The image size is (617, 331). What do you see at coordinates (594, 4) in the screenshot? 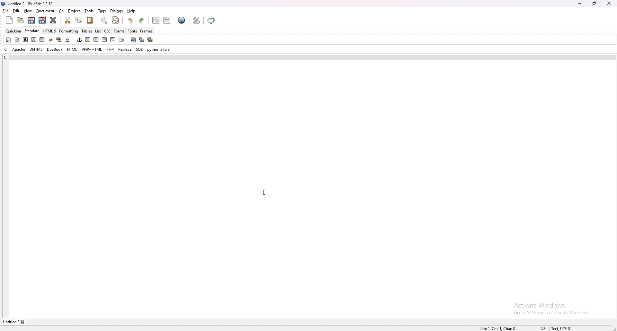
I see `resize` at bounding box center [594, 4].